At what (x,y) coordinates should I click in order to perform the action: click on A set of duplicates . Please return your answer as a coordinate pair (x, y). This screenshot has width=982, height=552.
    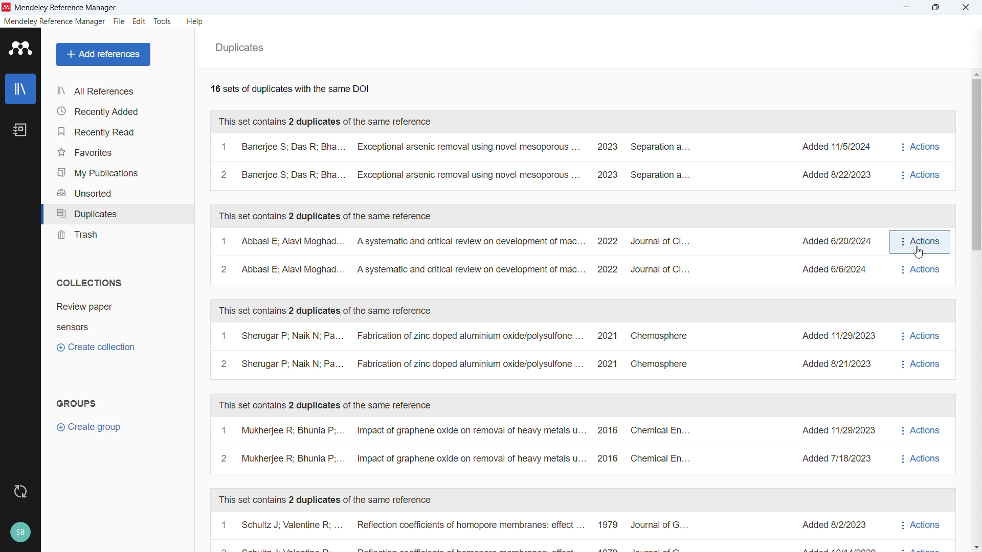
    Looking at the image, I should click on (547, 256).